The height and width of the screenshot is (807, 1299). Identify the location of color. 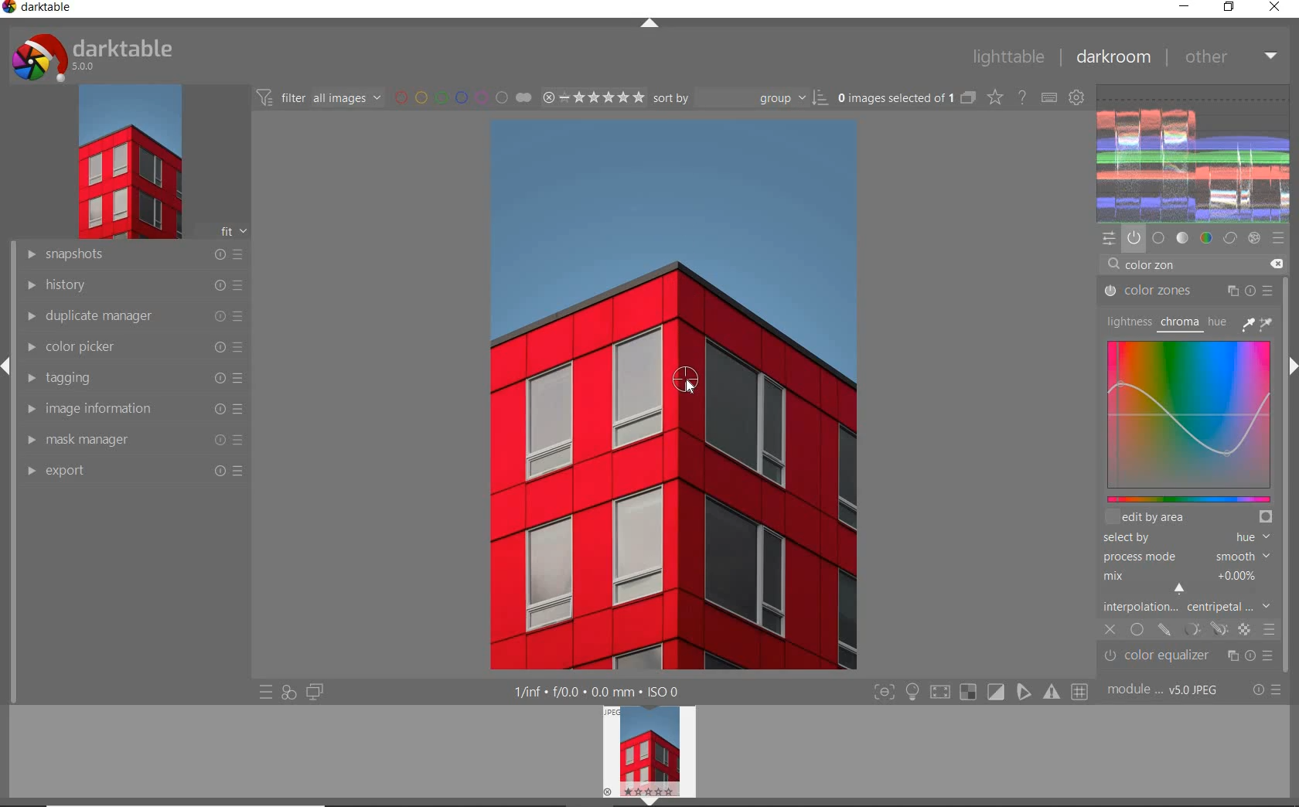
(1205, 238).